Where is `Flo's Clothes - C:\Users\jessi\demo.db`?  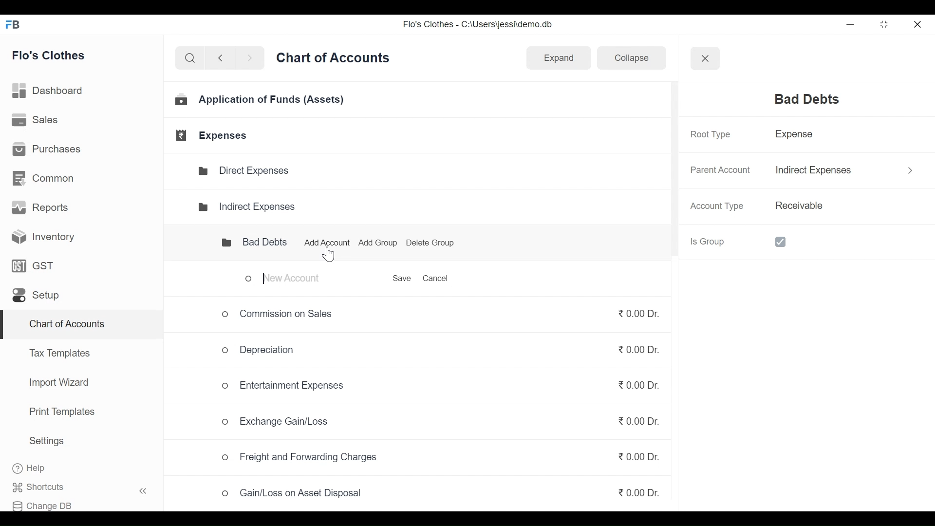
Flo's Clothes - C:\Users\jessi\demo.db is located at coordinates (479, 26).